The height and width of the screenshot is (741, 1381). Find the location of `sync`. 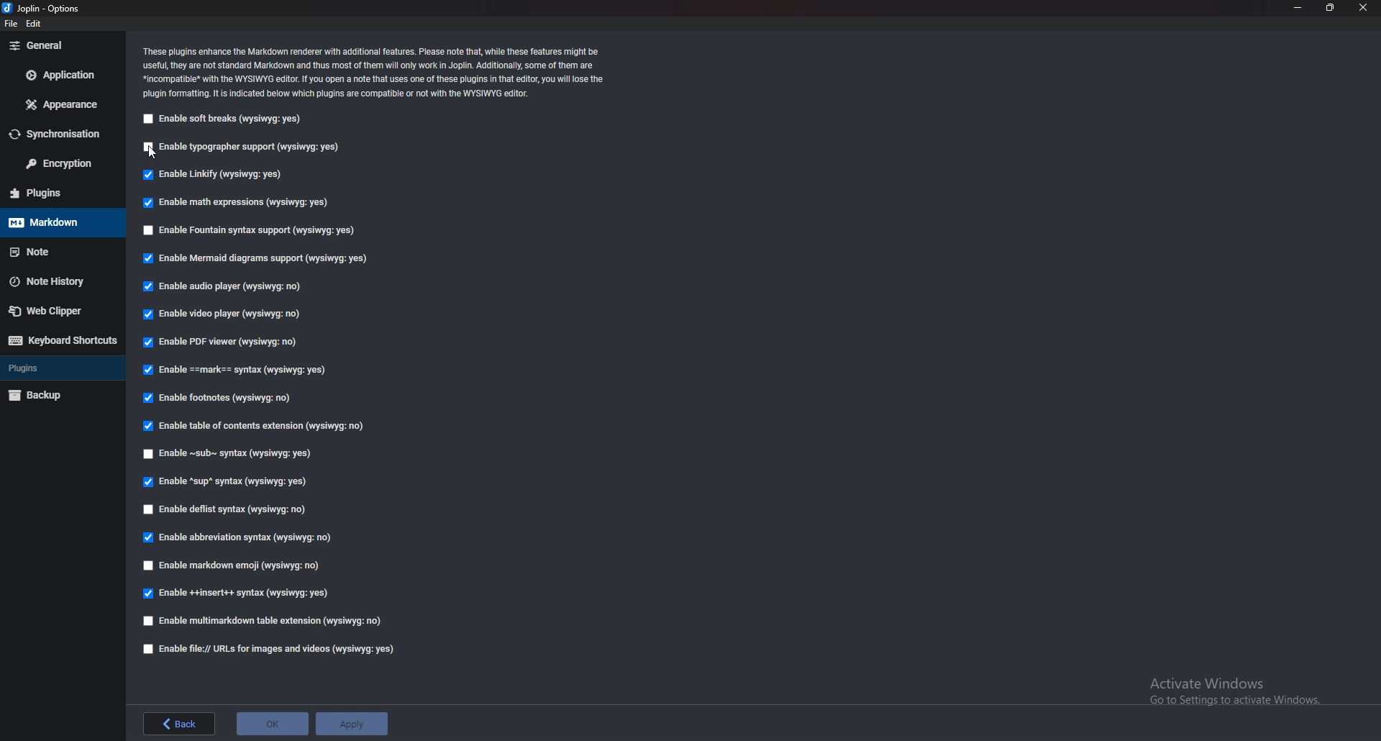

sync is located at coordinates (58, 134).